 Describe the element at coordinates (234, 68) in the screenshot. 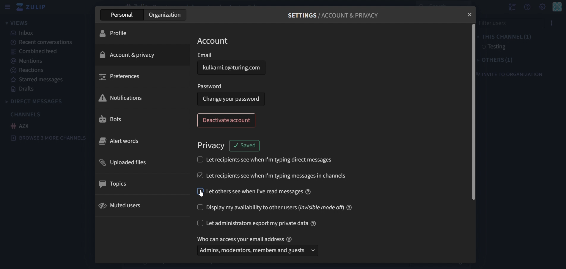

I see `kulkarni.o@turing.com` at that location.